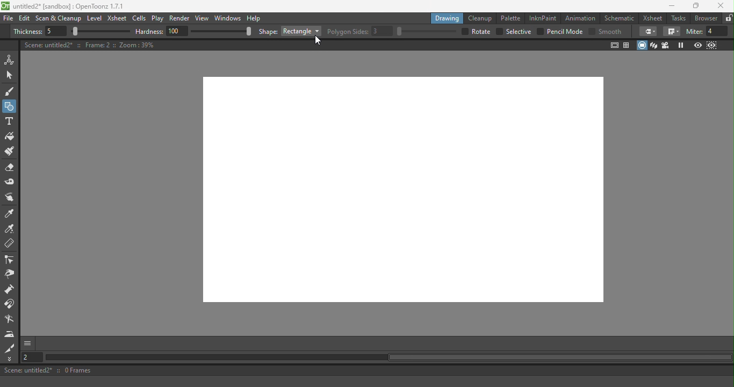 The width and height of the screenshot is (734, 387). I want to click on Cells, so click(139, 18).